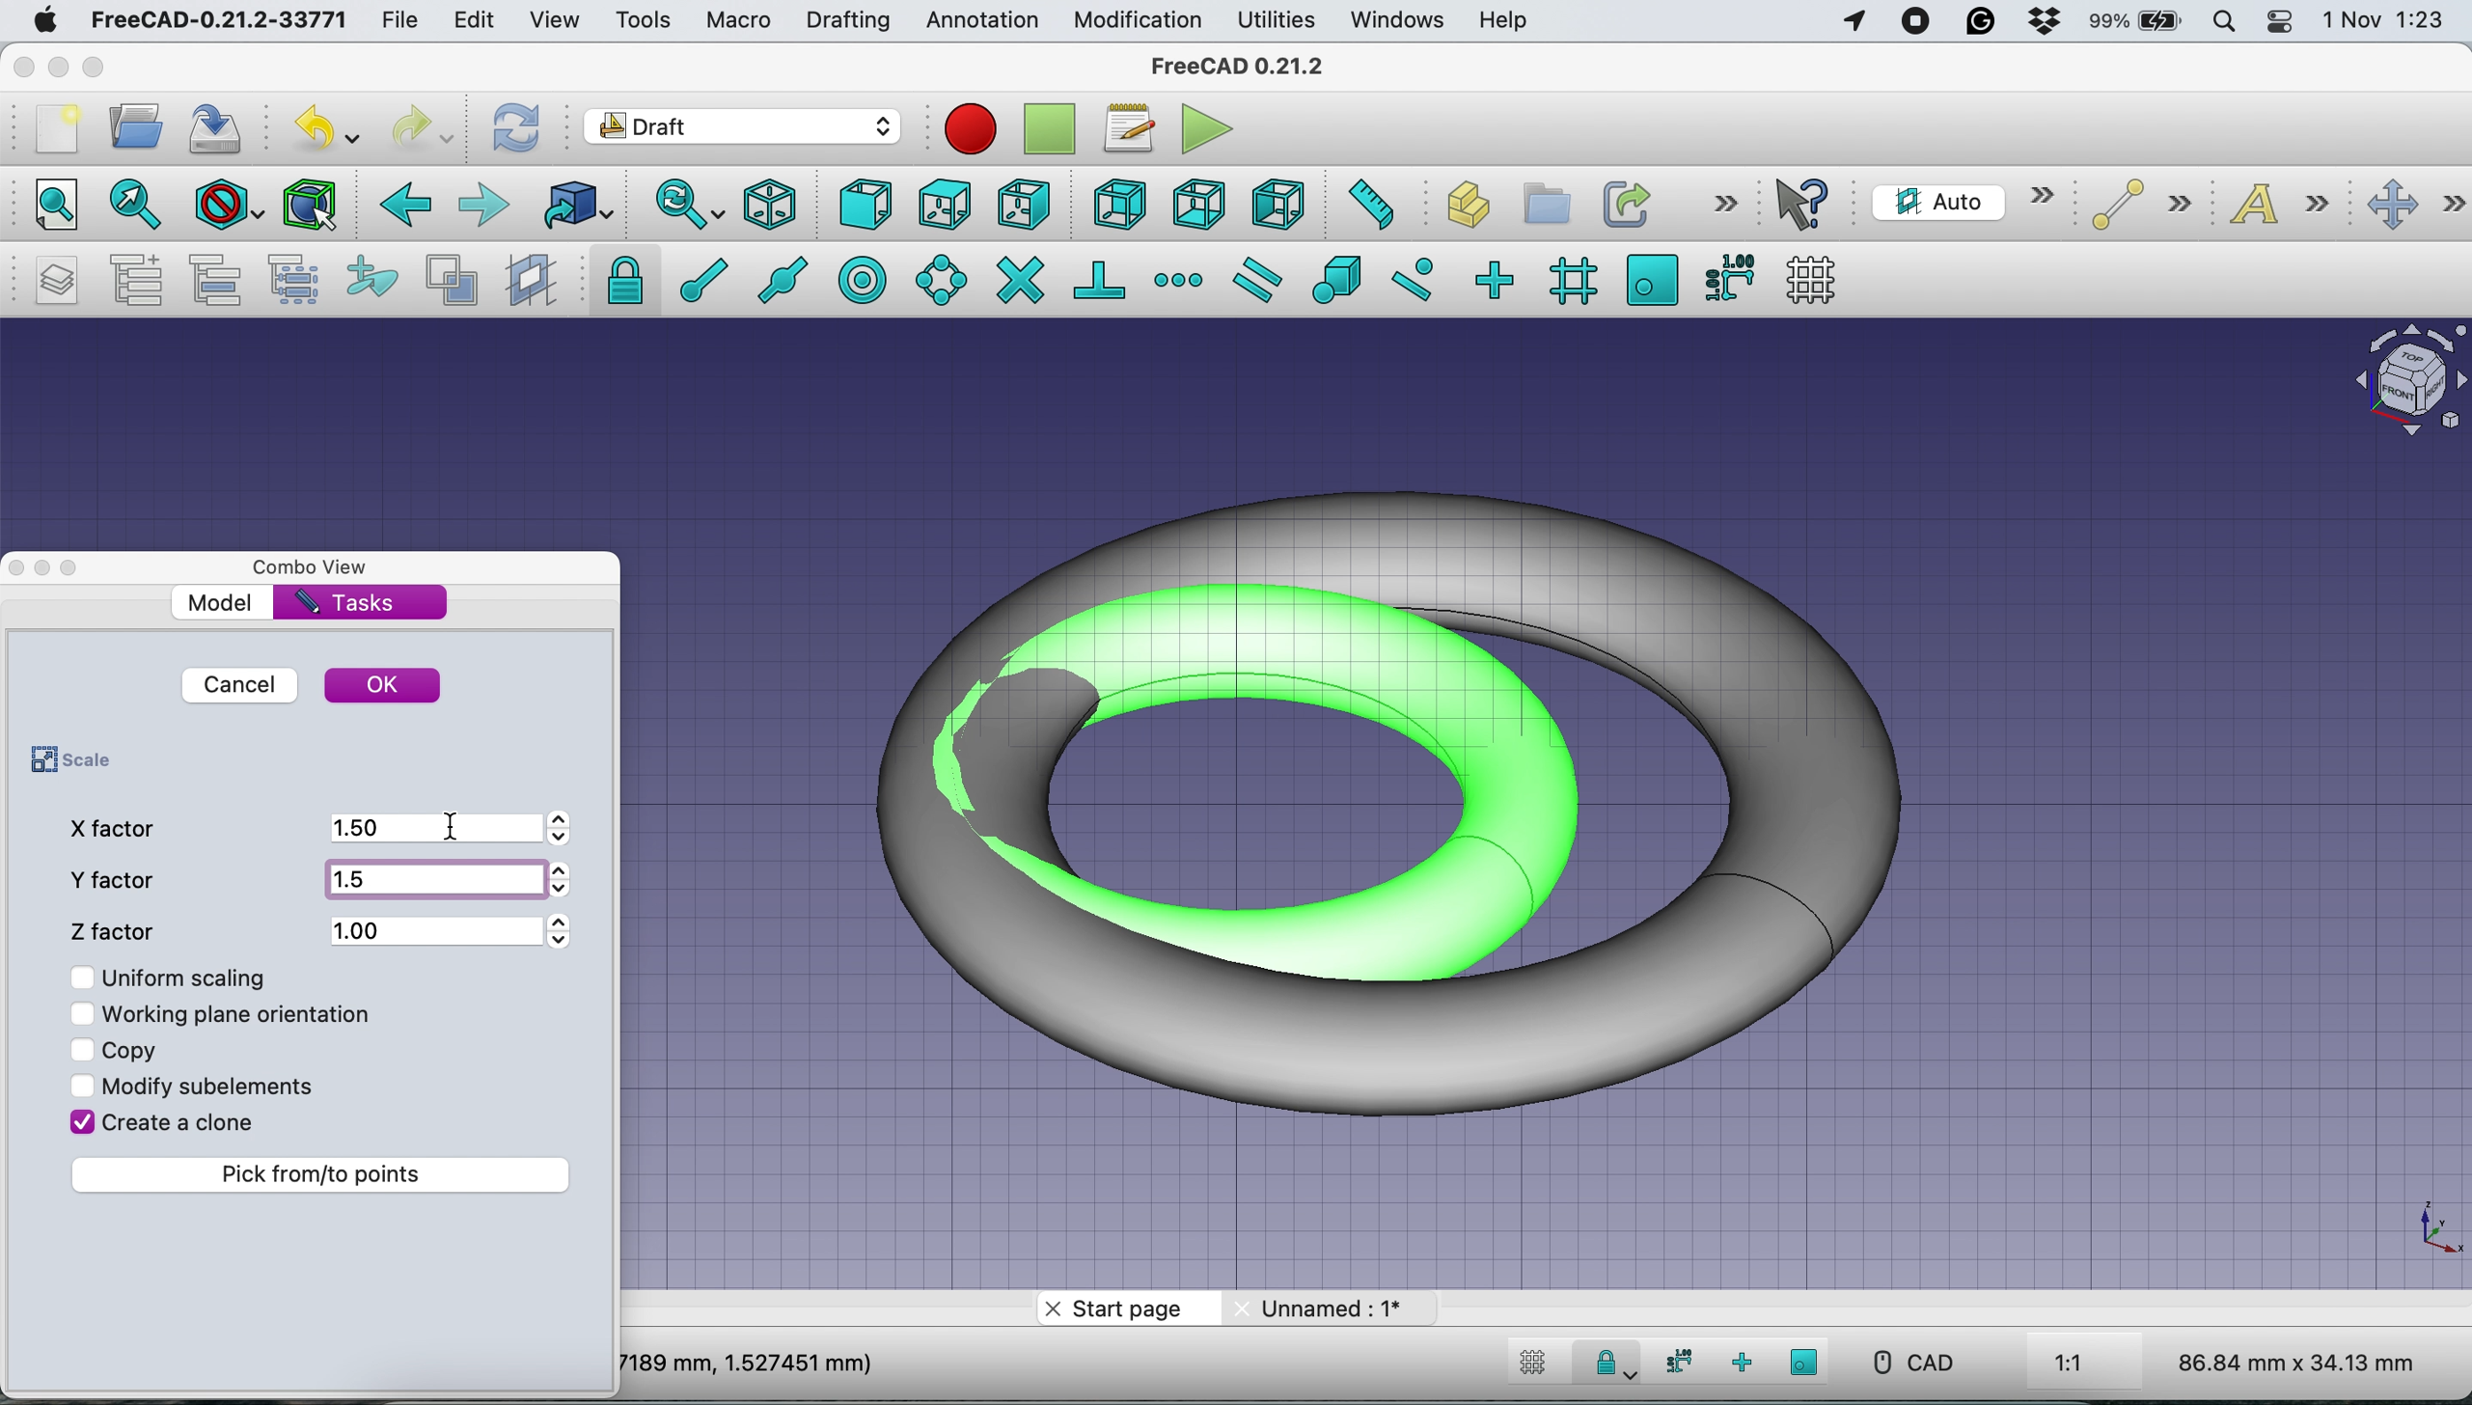 The width and height of the screenshot is (2472, 1405). What do you see at coordinates (435, 925) in the screenshot?
I see `1.00` at bounding box center [435, 925].